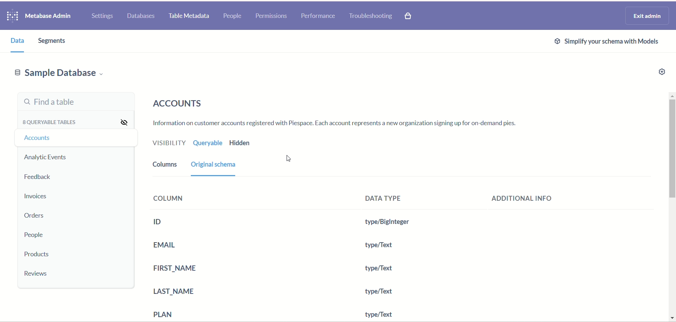  What do you see at coordinates (189, 17) in the screenshot?
I see `table metadata` at bounding box center [189, 17].